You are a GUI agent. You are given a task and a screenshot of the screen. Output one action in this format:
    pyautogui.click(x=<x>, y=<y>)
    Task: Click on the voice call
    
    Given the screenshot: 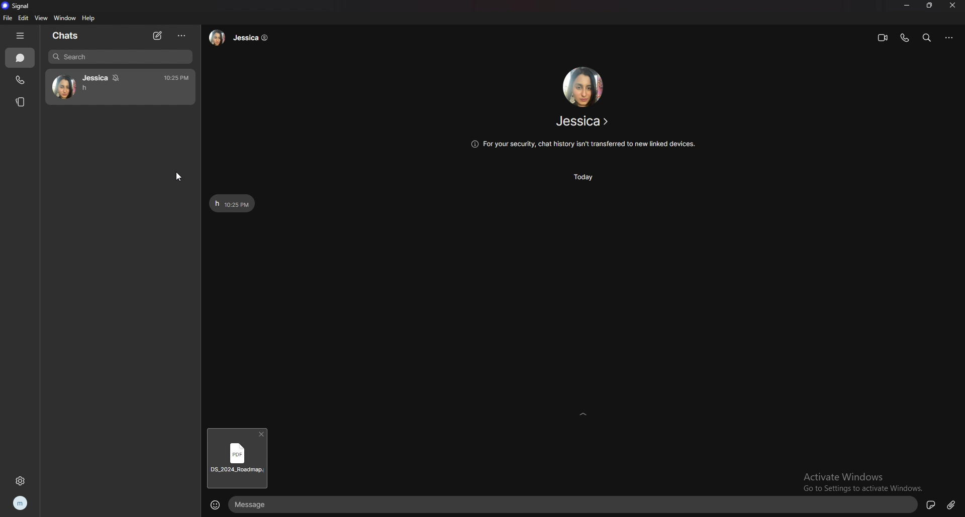 What is the action you would take?
    pyautogui.click(x=904, y=38)
    